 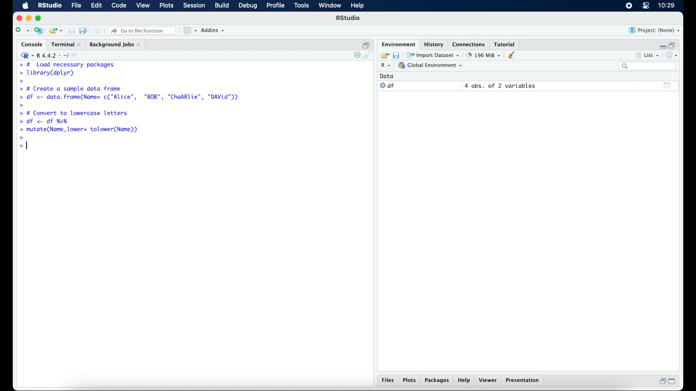 I want to click on clear workspace, so click(x=514, y=55).